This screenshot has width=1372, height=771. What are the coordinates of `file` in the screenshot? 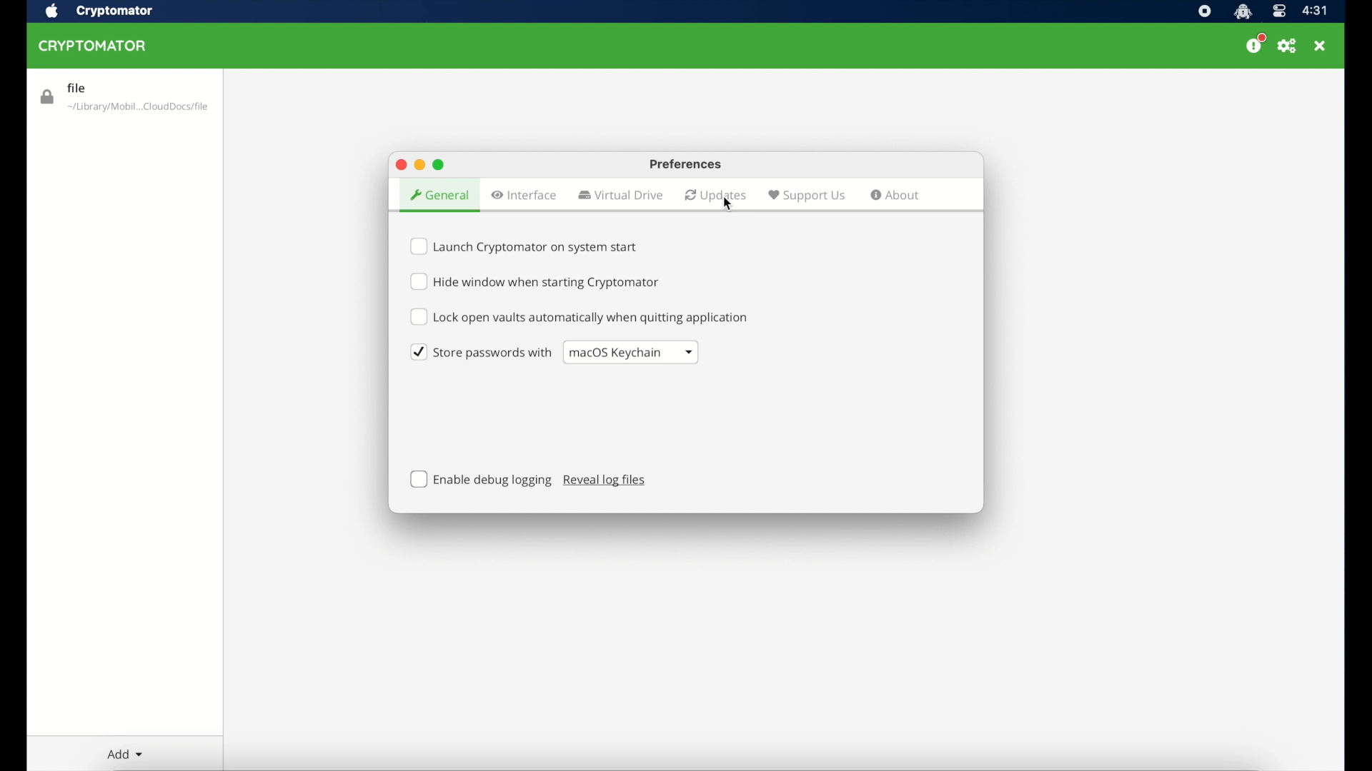 It's located at (124, 98).